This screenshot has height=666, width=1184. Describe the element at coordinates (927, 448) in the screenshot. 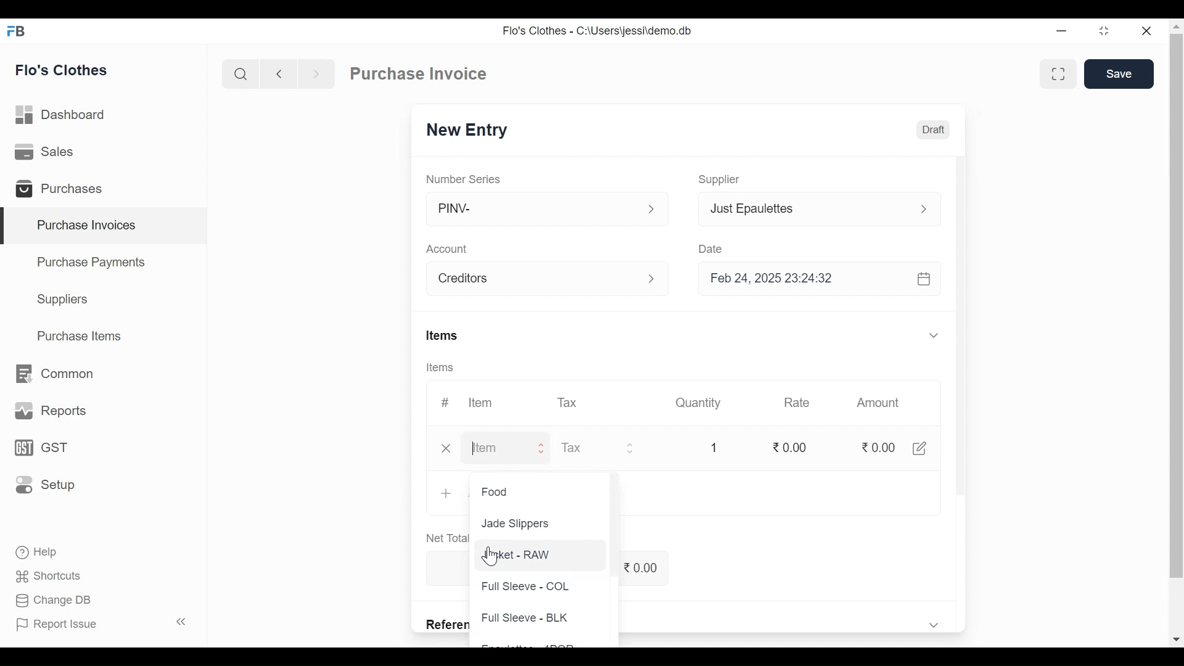

I see `Edit` at that location.